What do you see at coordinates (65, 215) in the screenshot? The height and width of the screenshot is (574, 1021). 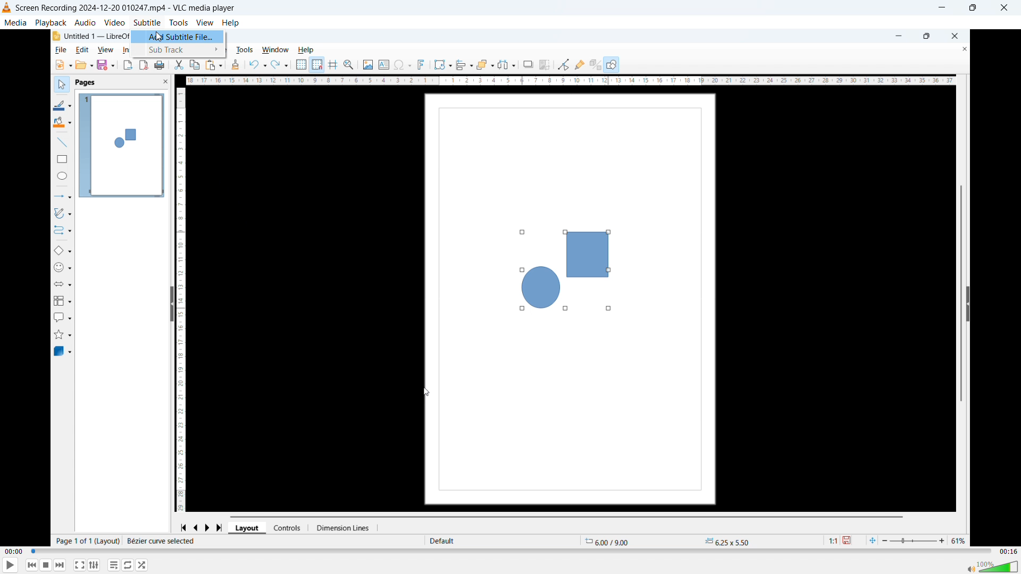 I see `curve and polygons` at bounding box center [65, 215].